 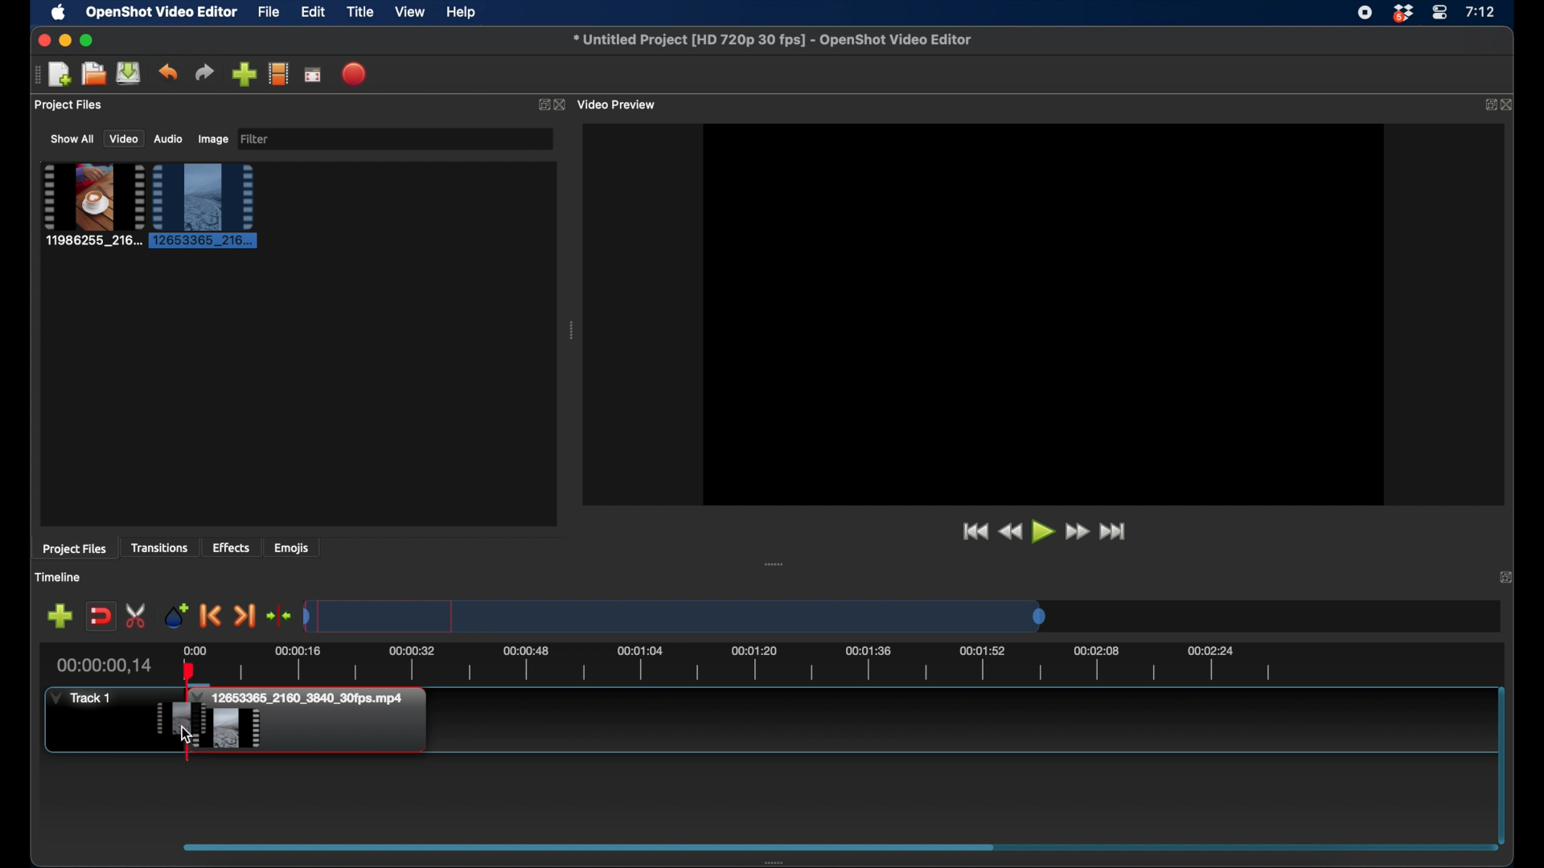 I want to click on 0.00, so click(x=194, y=649).